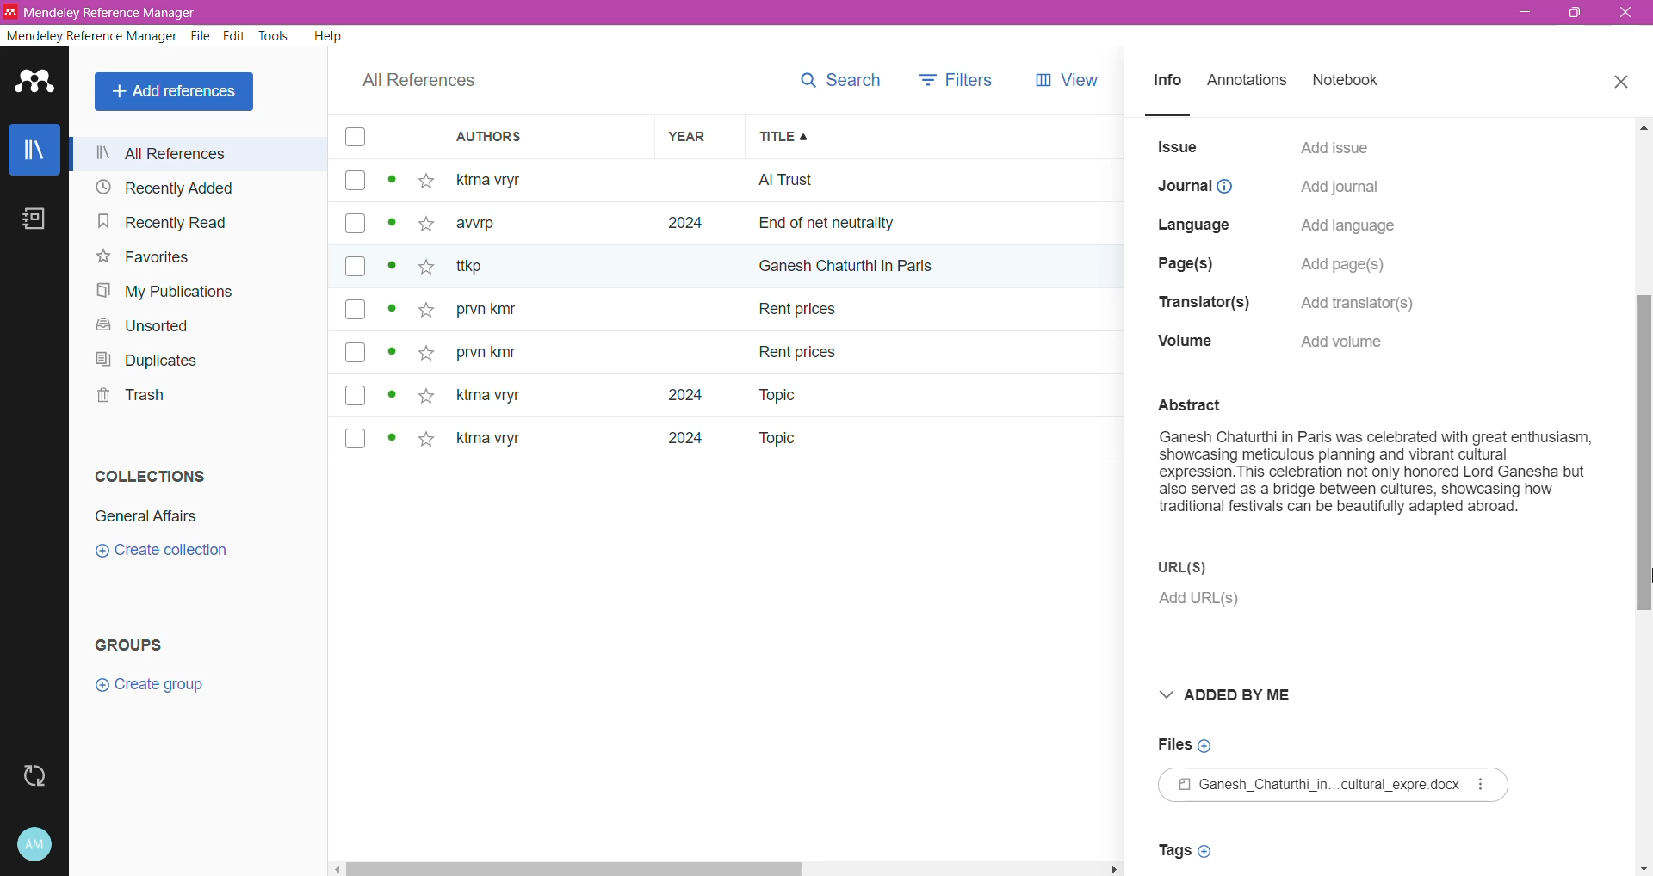 The image size is (1653, 876). What do you see at coordinates (146, 641) in the screenshot?
I see `Groups` at bounding box center [146, 641].